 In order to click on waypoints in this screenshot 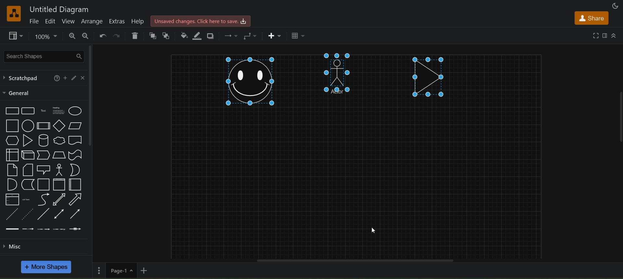, I will do `click(251, 35)`.